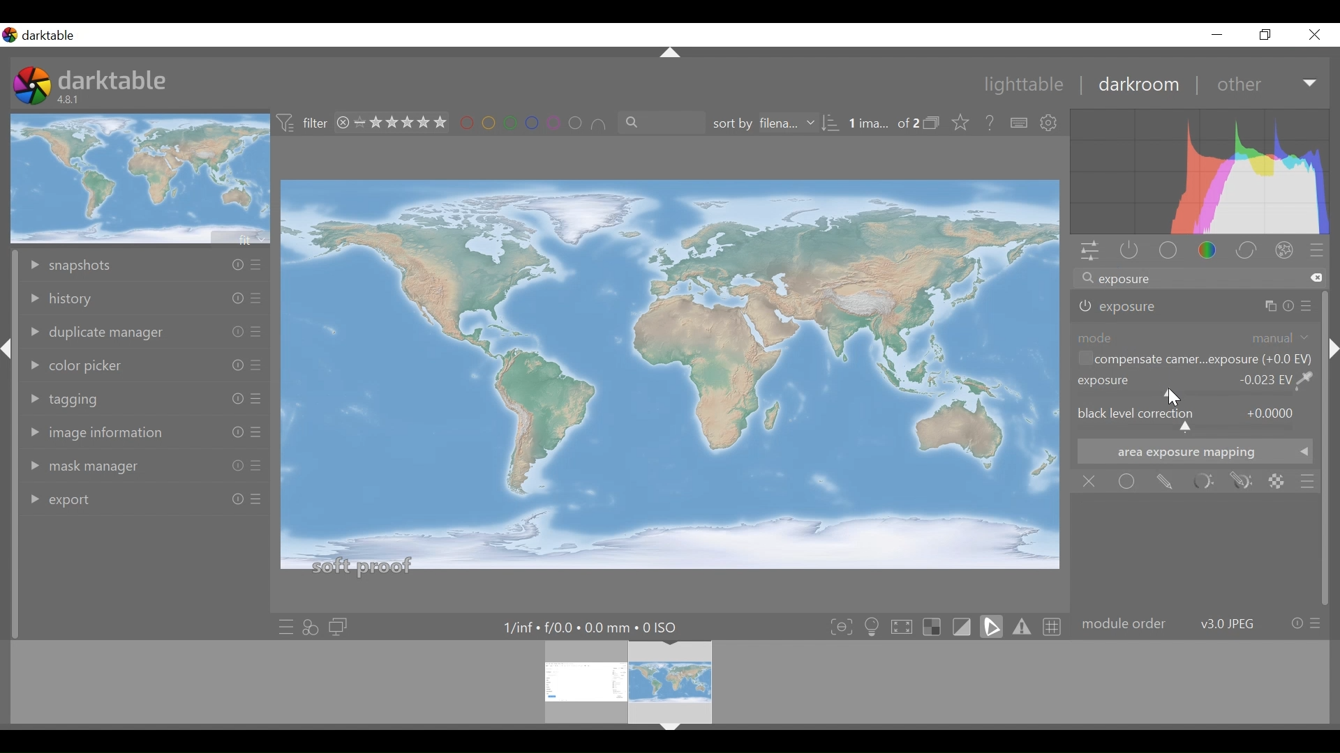 This screenshot has height=753, width=1340. Describe the element at coordinates (935, 124) in the screenshot. I see `collapse/expand grouped images` at that location.